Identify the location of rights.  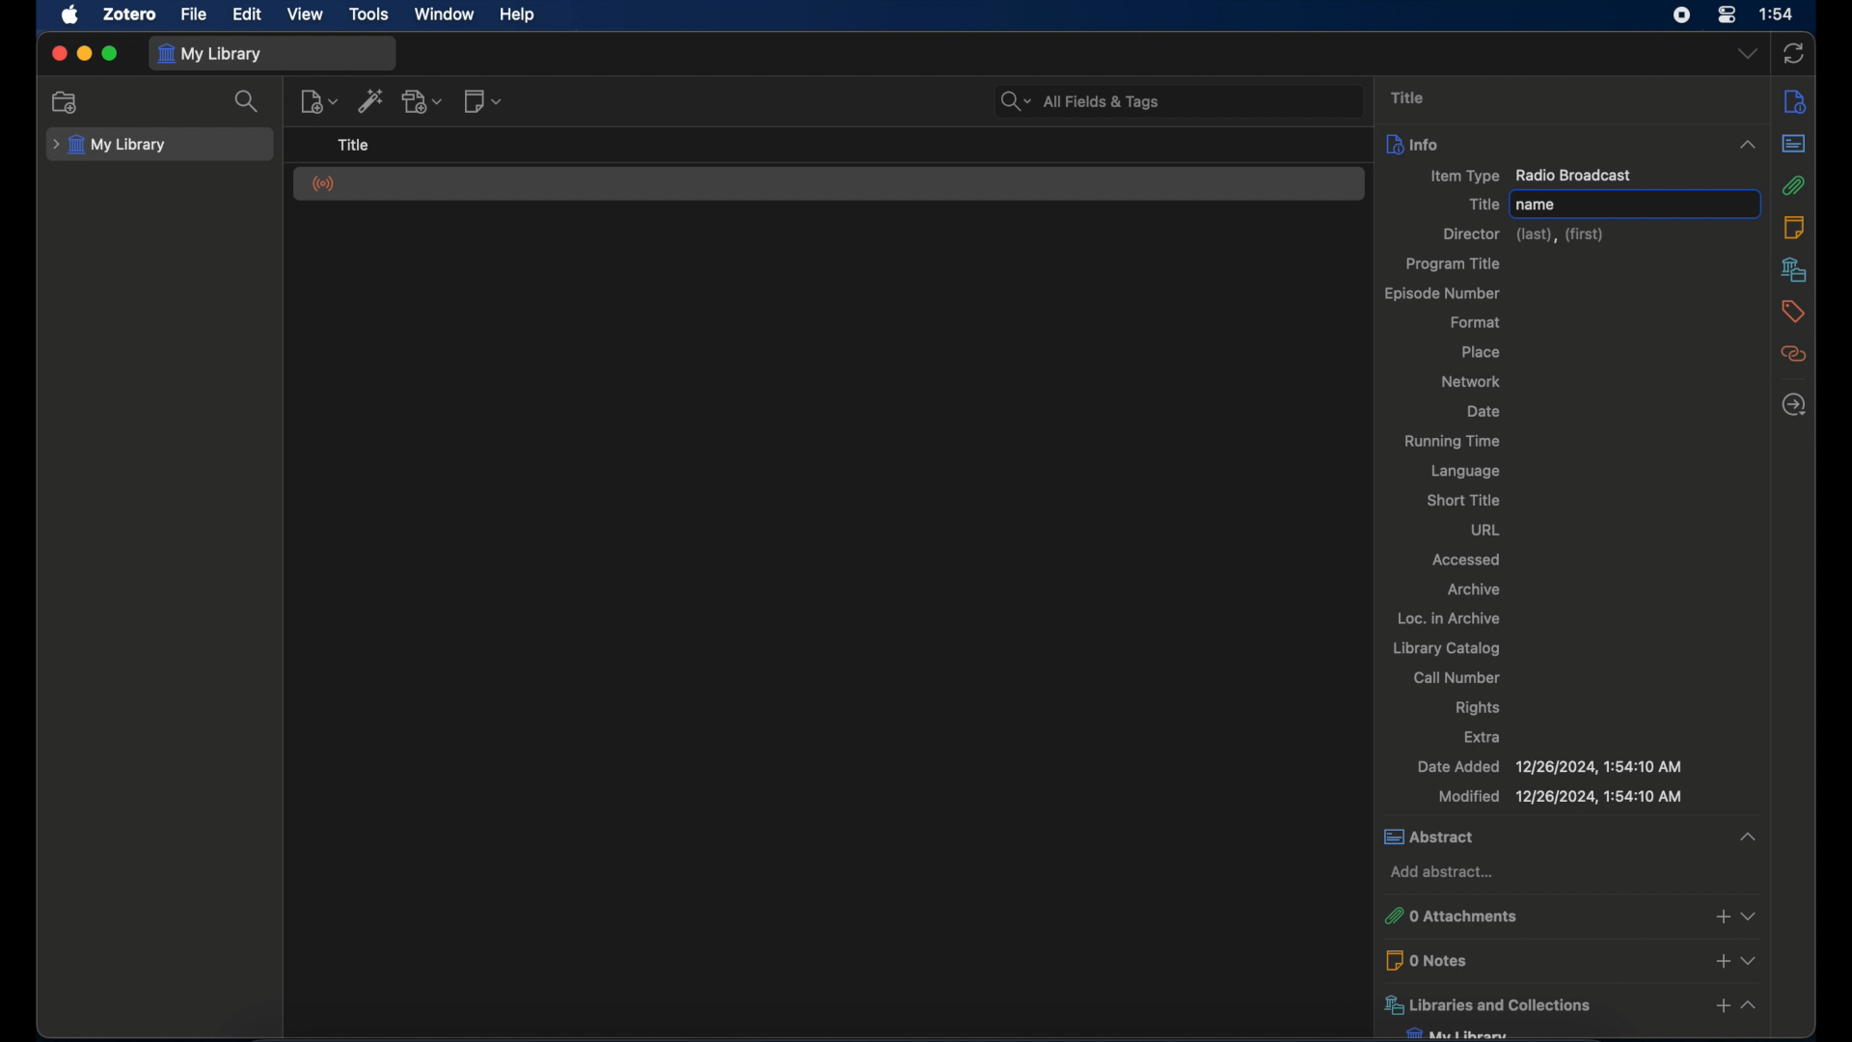
(1480, 709).